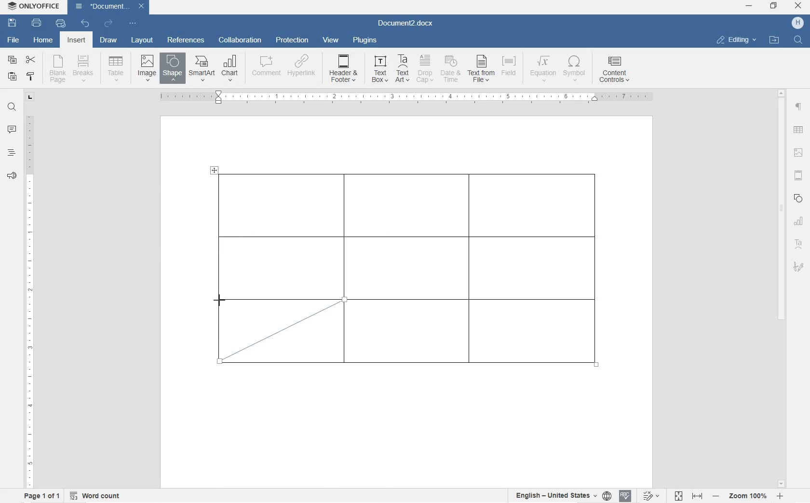 The image size is (810, 503). Describe the element at coordinates (13, 23) in the screenshot. I see `save` at that location.